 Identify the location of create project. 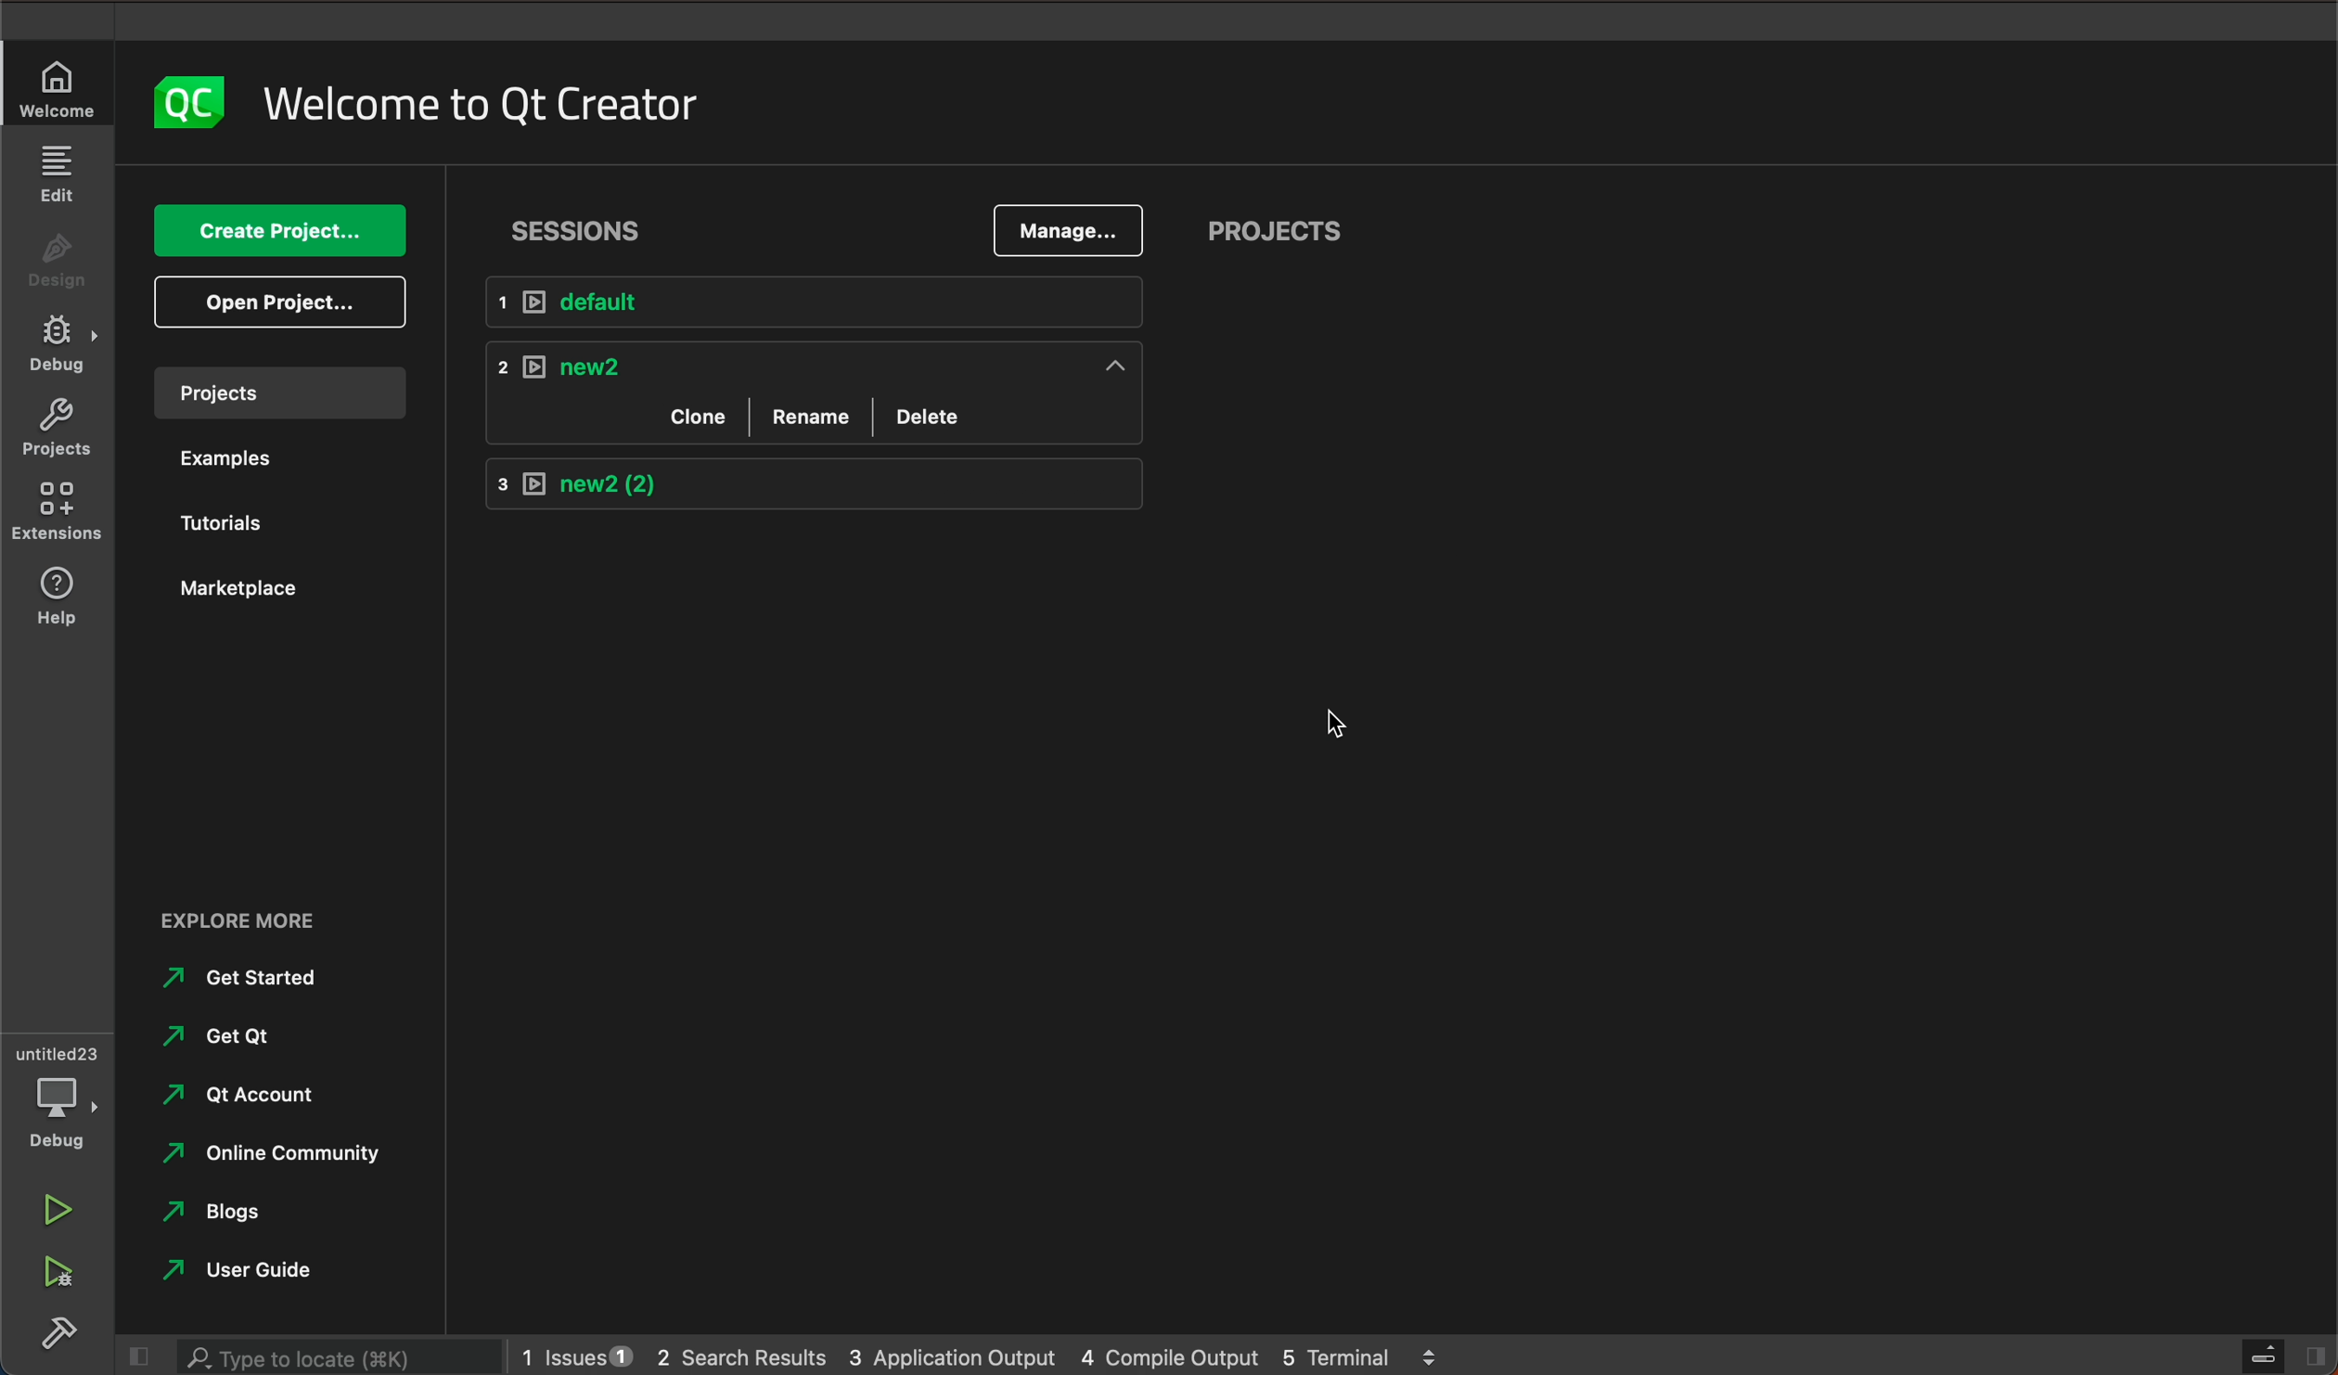
(278, 231).